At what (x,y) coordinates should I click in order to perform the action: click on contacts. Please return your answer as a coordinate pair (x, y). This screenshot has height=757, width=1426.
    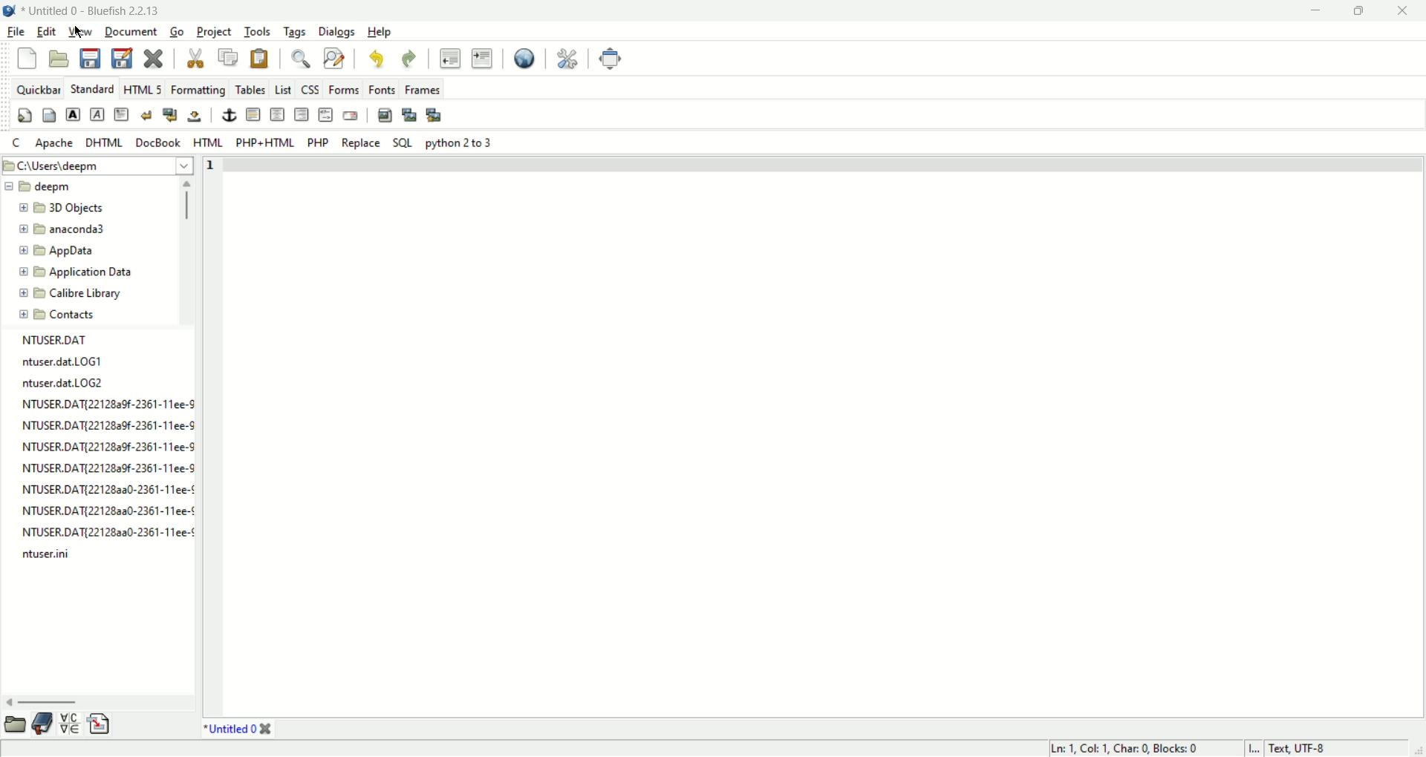
    Looking at the image, I should click on (58, 315).